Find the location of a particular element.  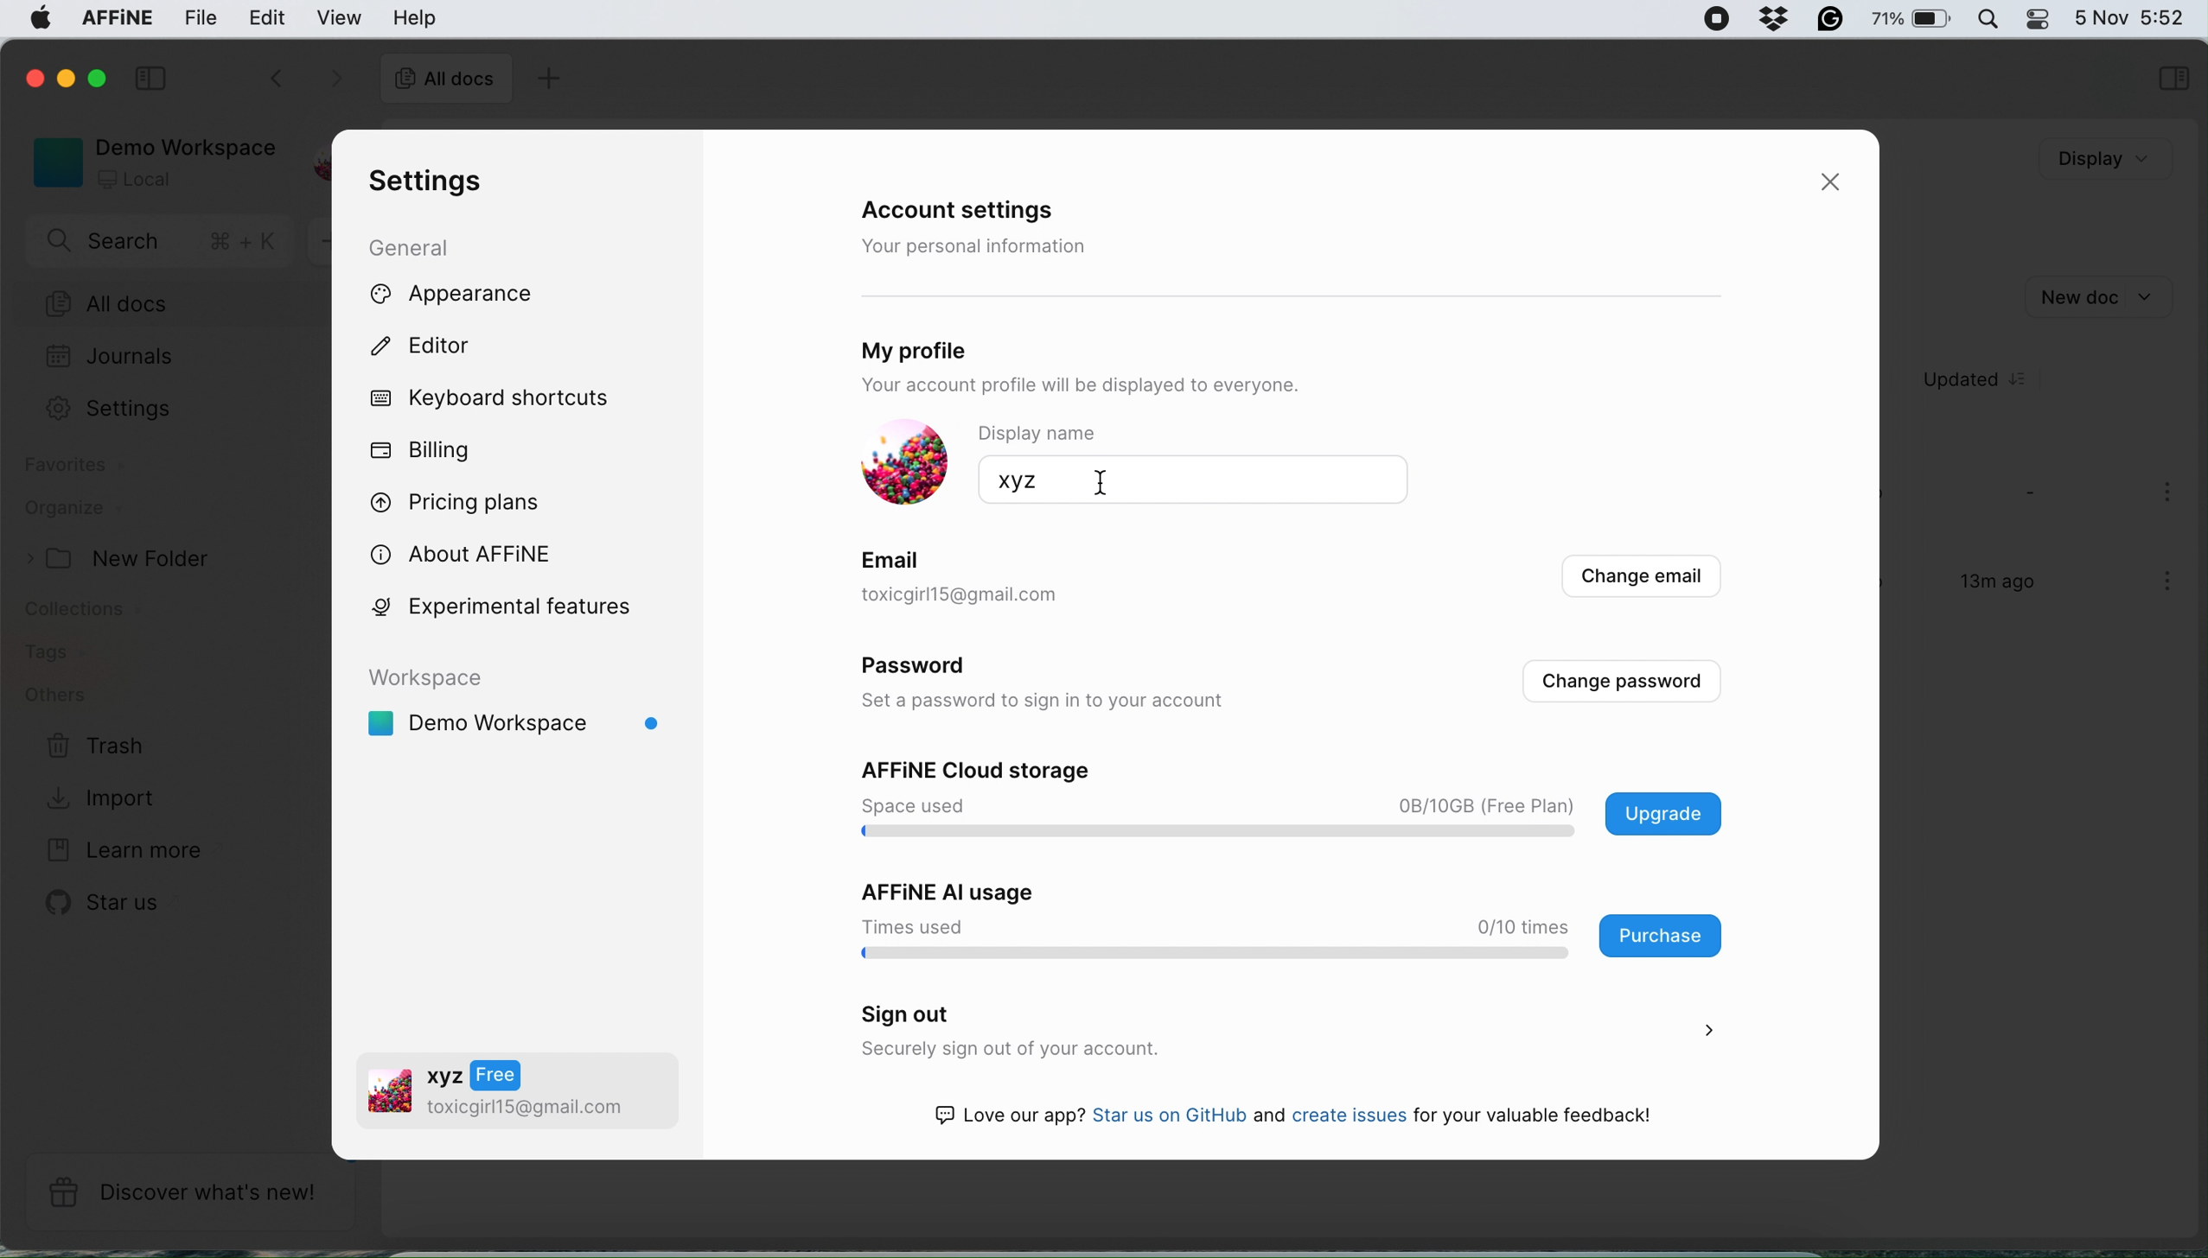

Display is located at coordinates (2078, 160).